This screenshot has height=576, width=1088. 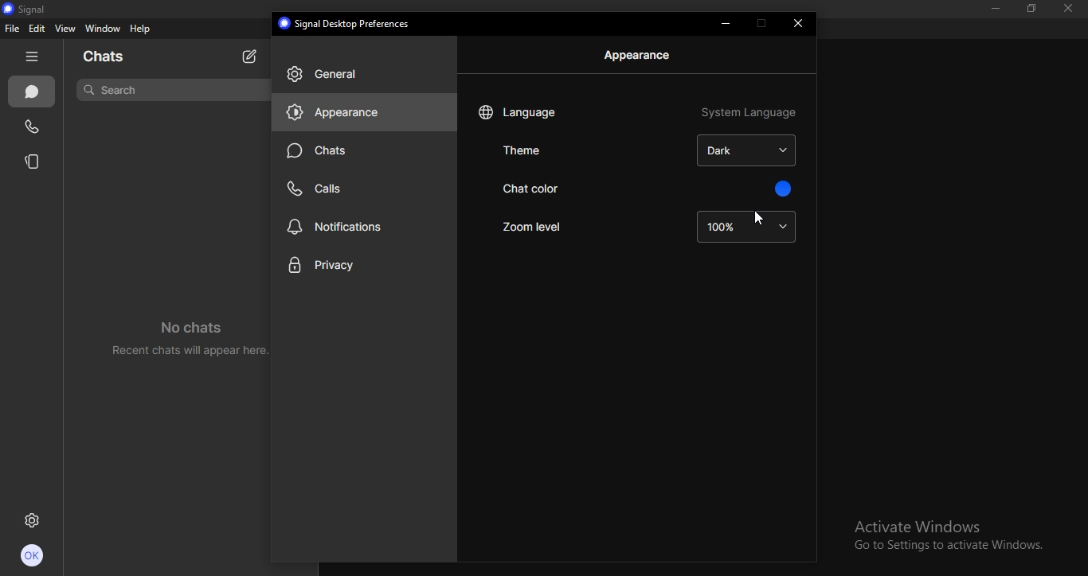 What do you see at coordinates (328, 75) in the screenshot?
I see `general` at bounding box center [328, 75].